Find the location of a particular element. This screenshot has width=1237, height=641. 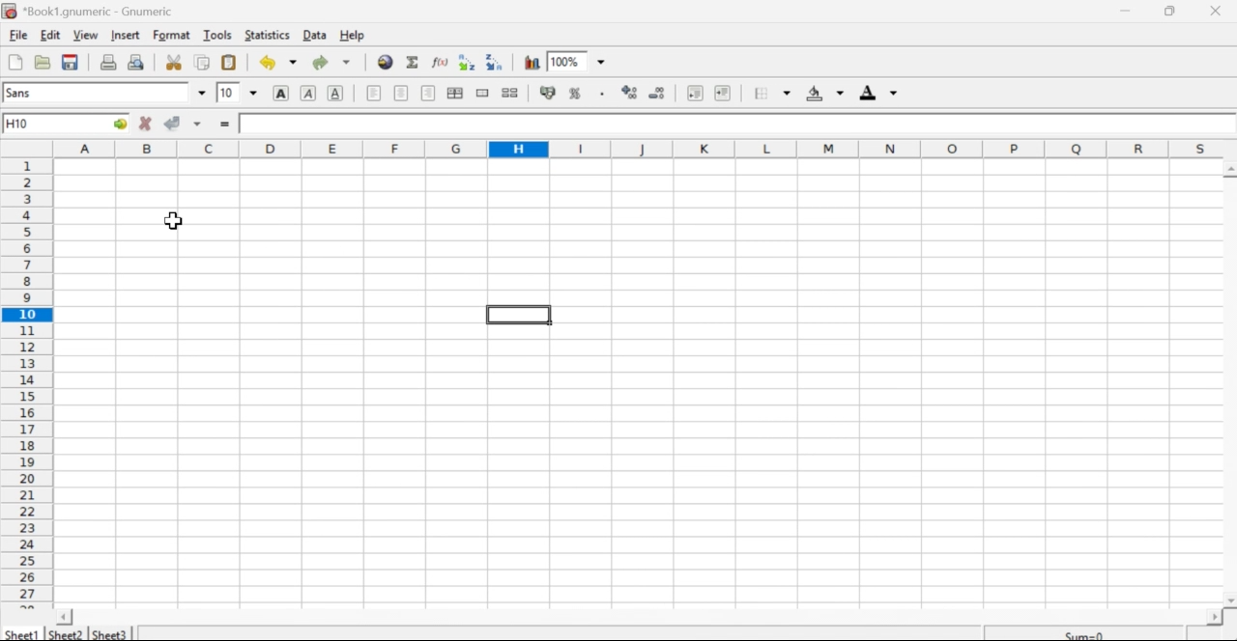

Center horizontally is located at coordinates (402, 94).